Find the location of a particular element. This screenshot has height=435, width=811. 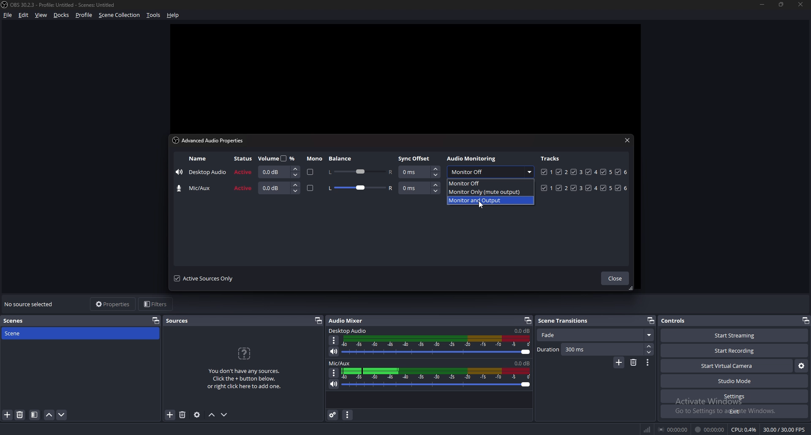

add source is located at coordinates (169, 415).